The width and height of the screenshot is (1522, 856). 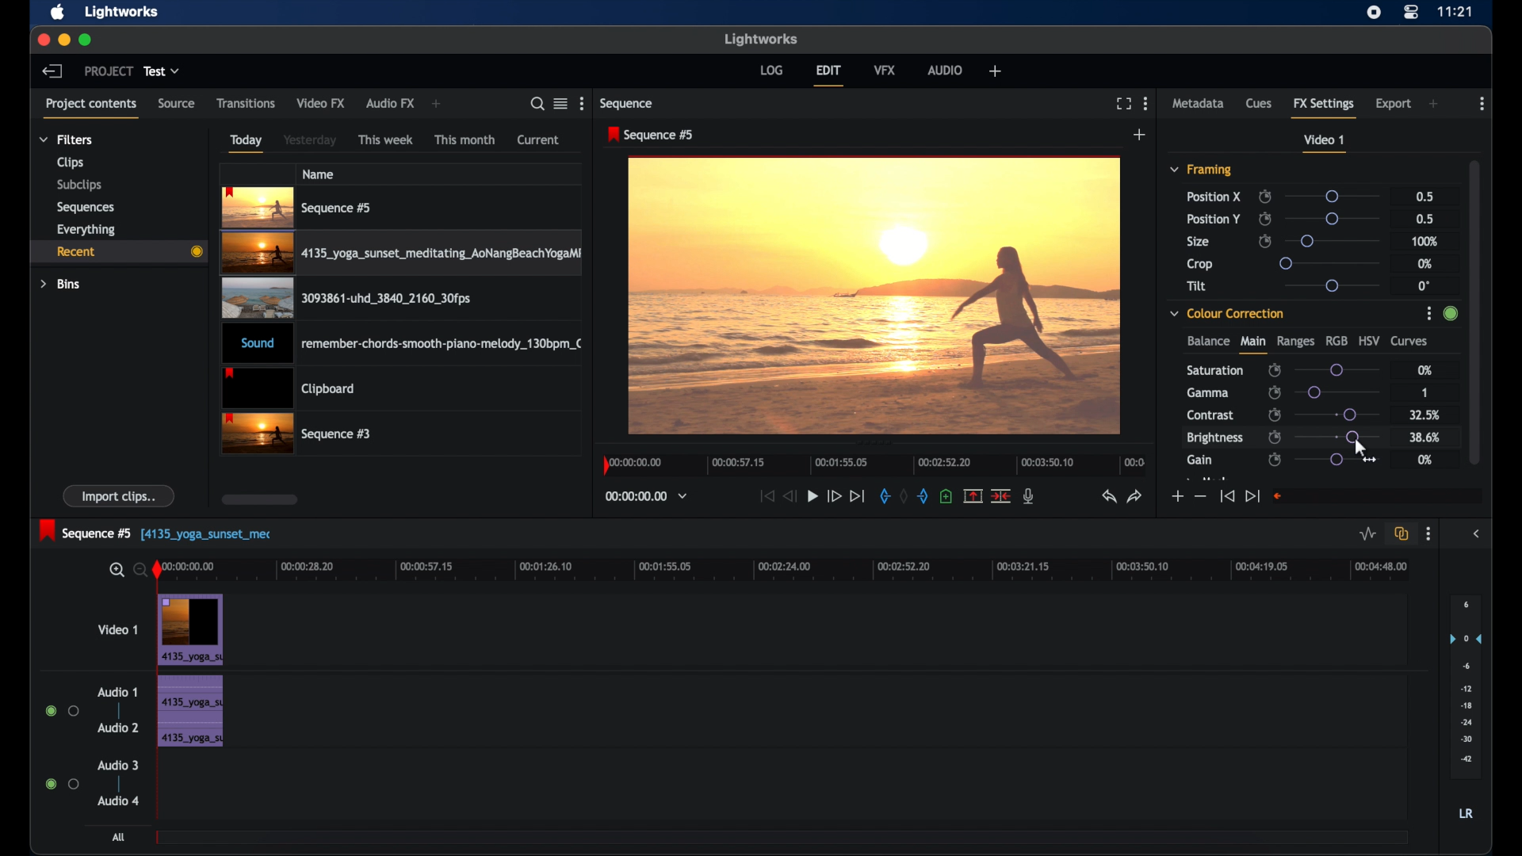 What do you see at coordinates (310, 140) in the screenshot?
I see `yesterday` at bounding box center [310, 140].